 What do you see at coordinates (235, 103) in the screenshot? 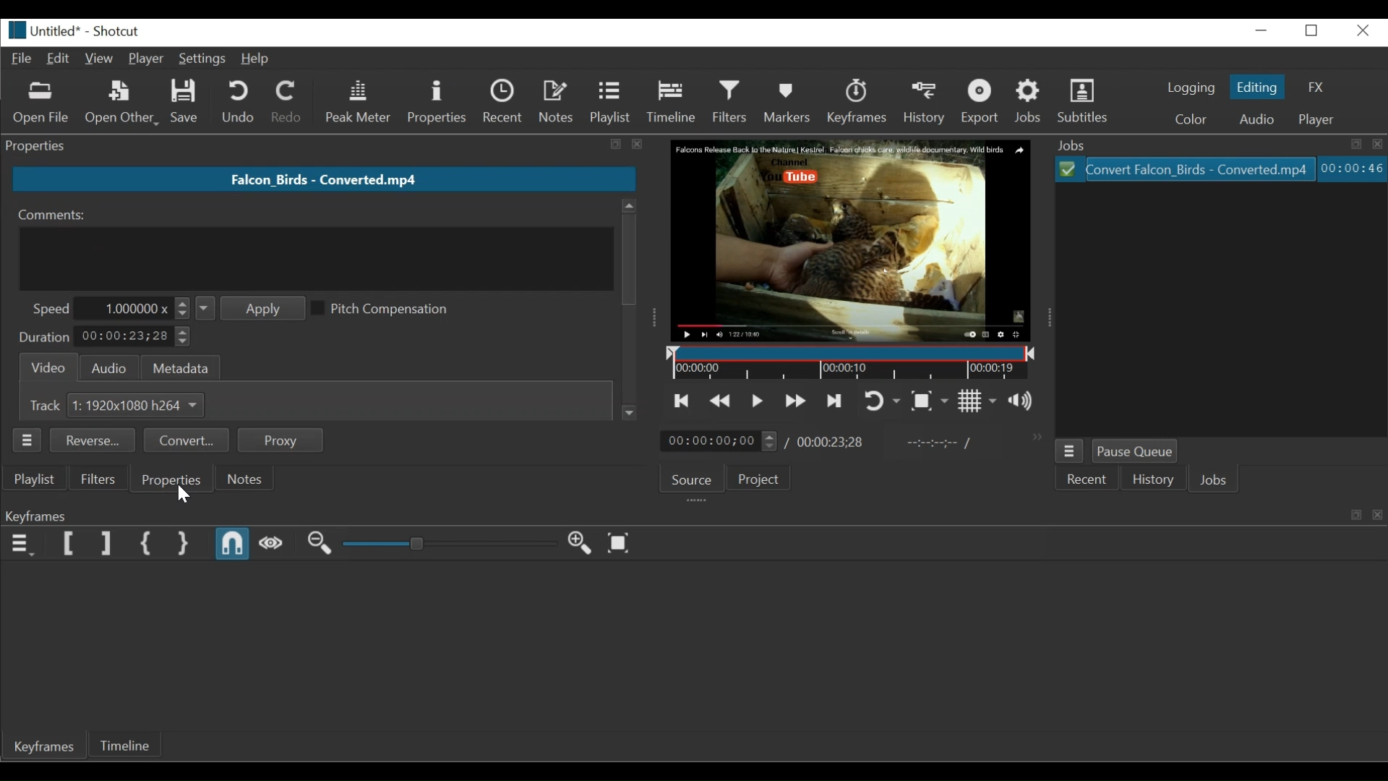
I see `Undo` at bounding box center [235, 103].